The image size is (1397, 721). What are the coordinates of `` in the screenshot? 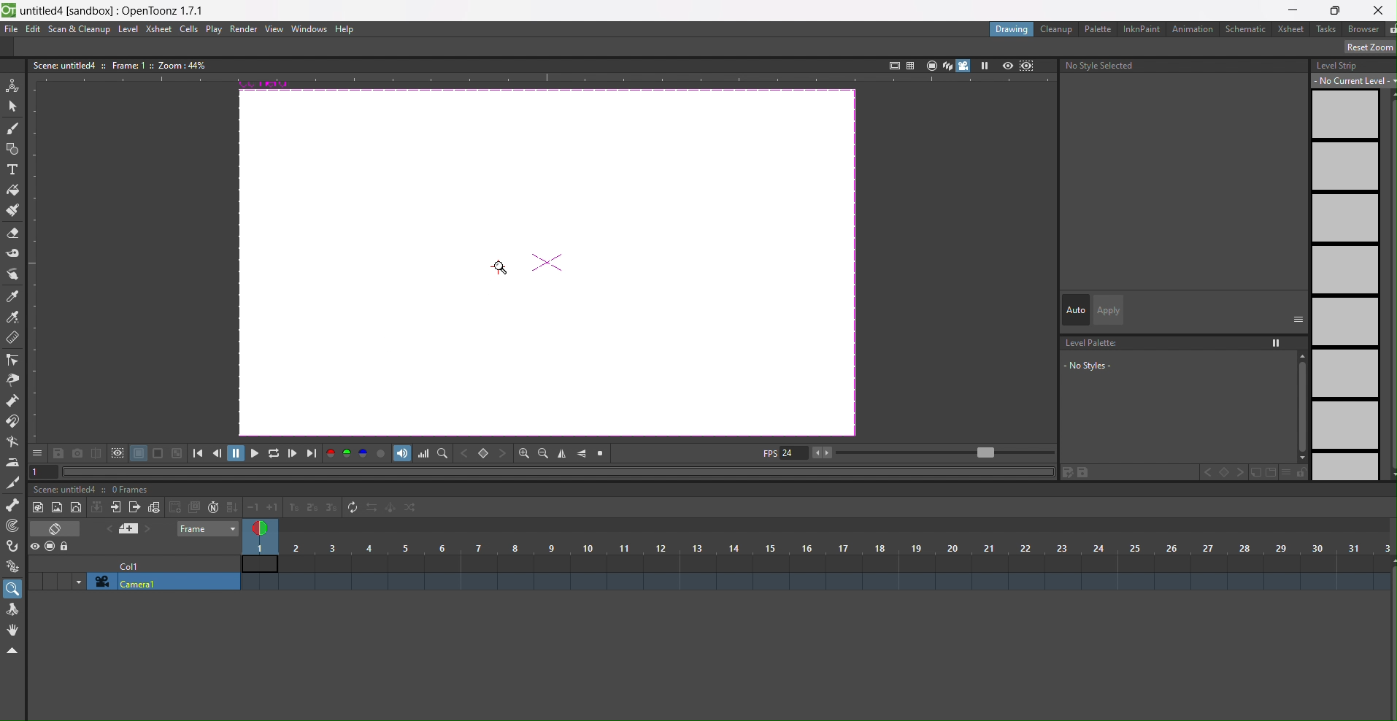 It's located at (42, 547).